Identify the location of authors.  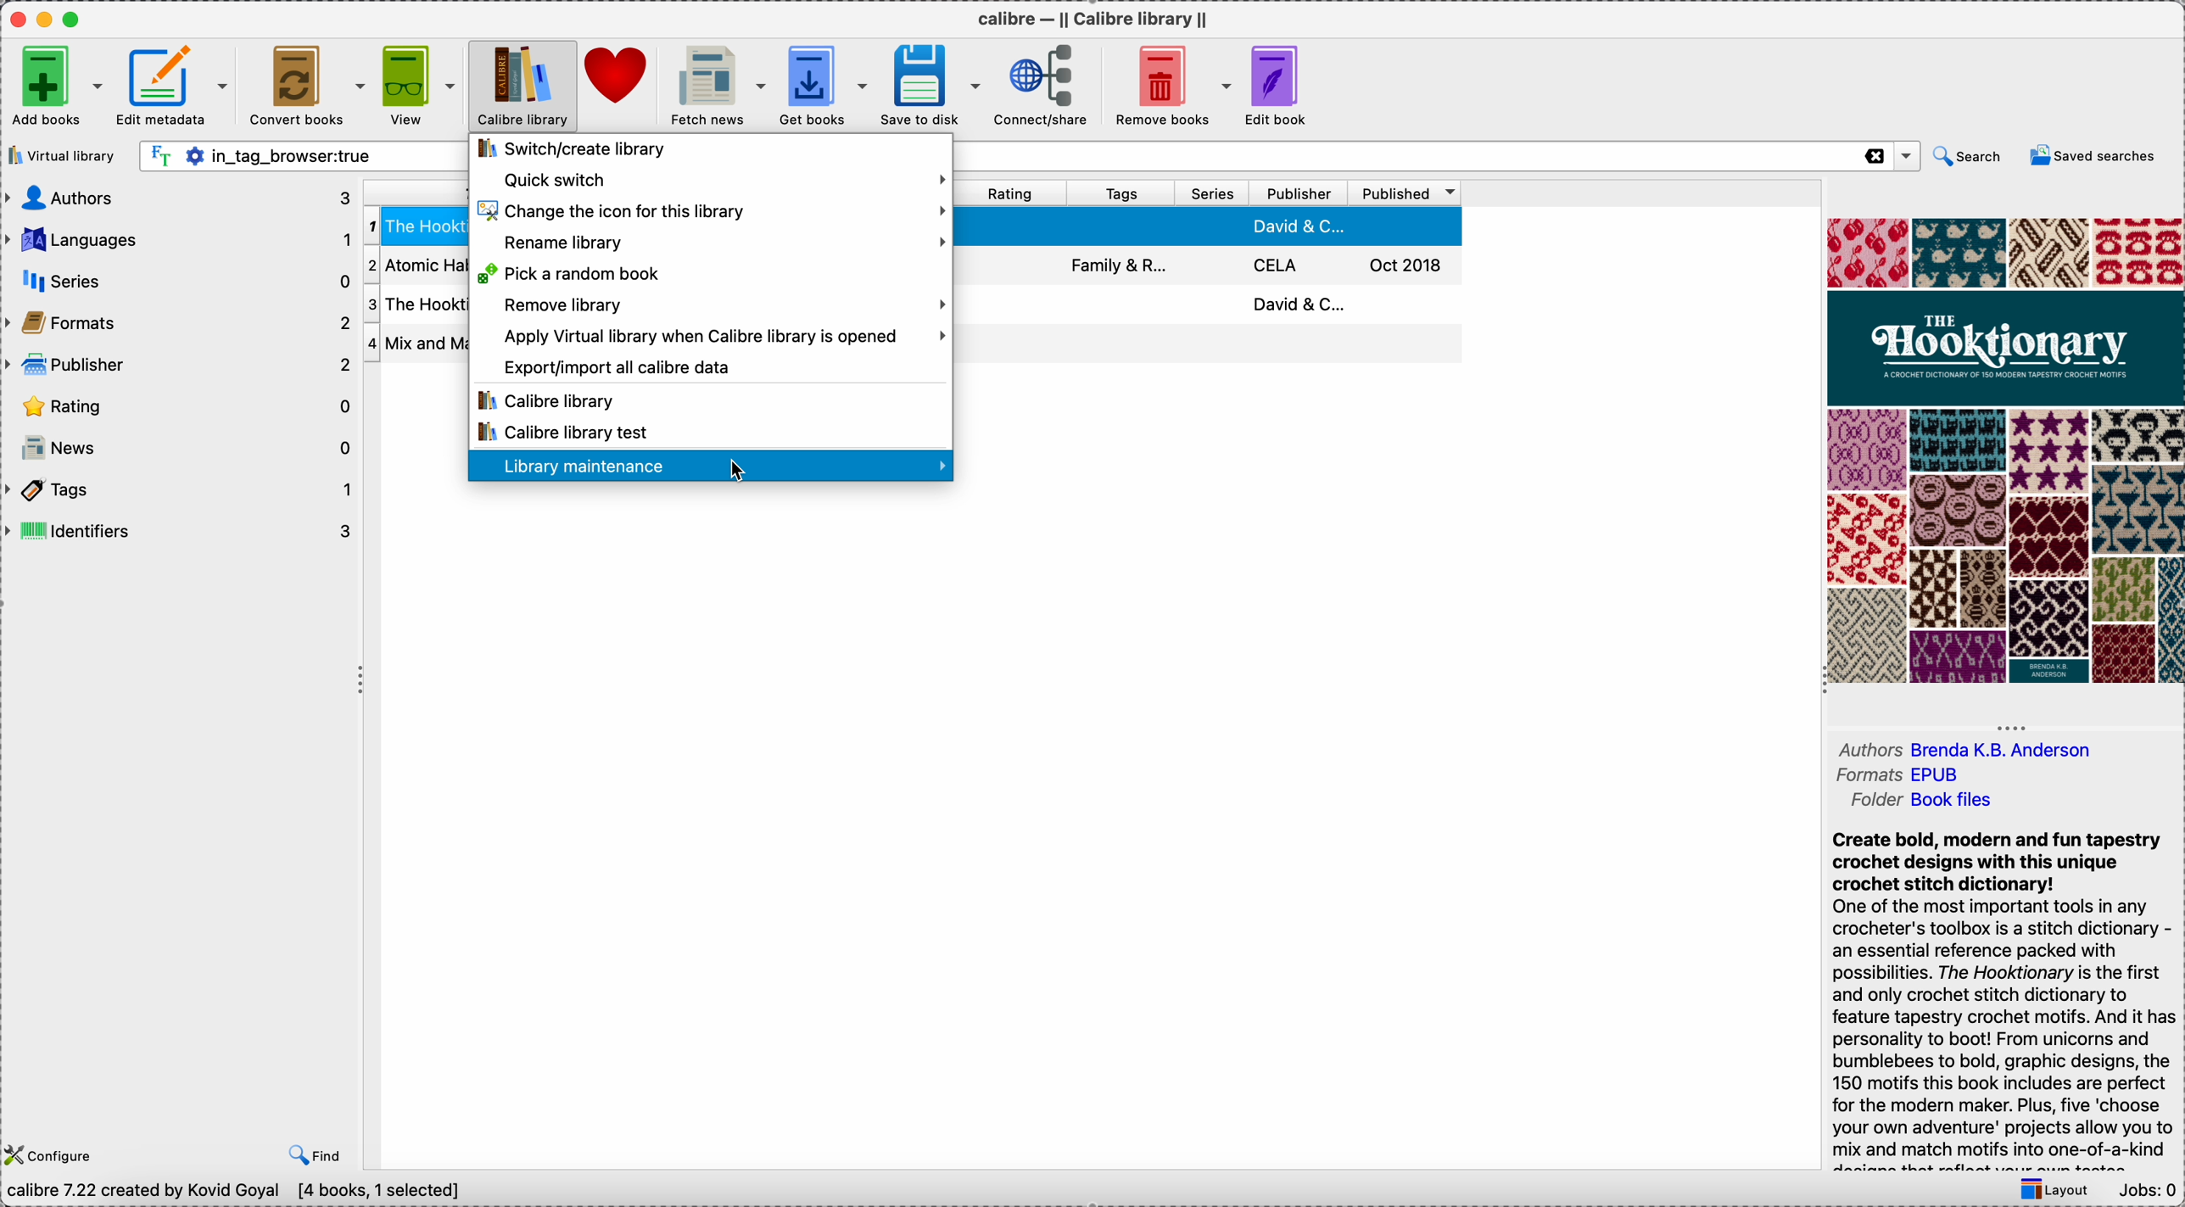
(1964, 748).